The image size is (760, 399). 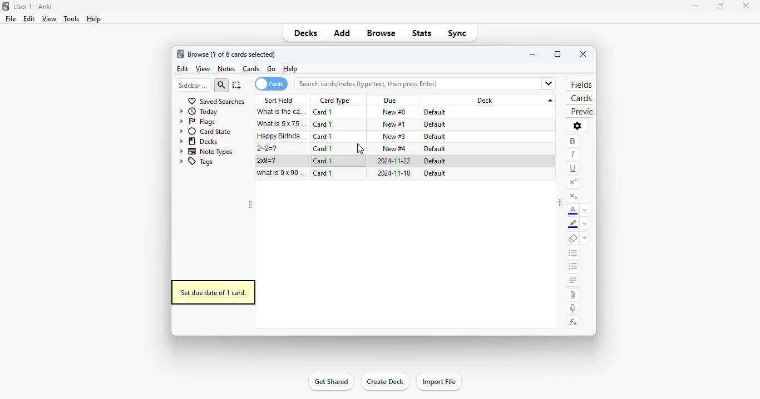 What do you see at coordinates (573, 168) in the screenshot?
I see `underline` at bounding box center [573, 168].